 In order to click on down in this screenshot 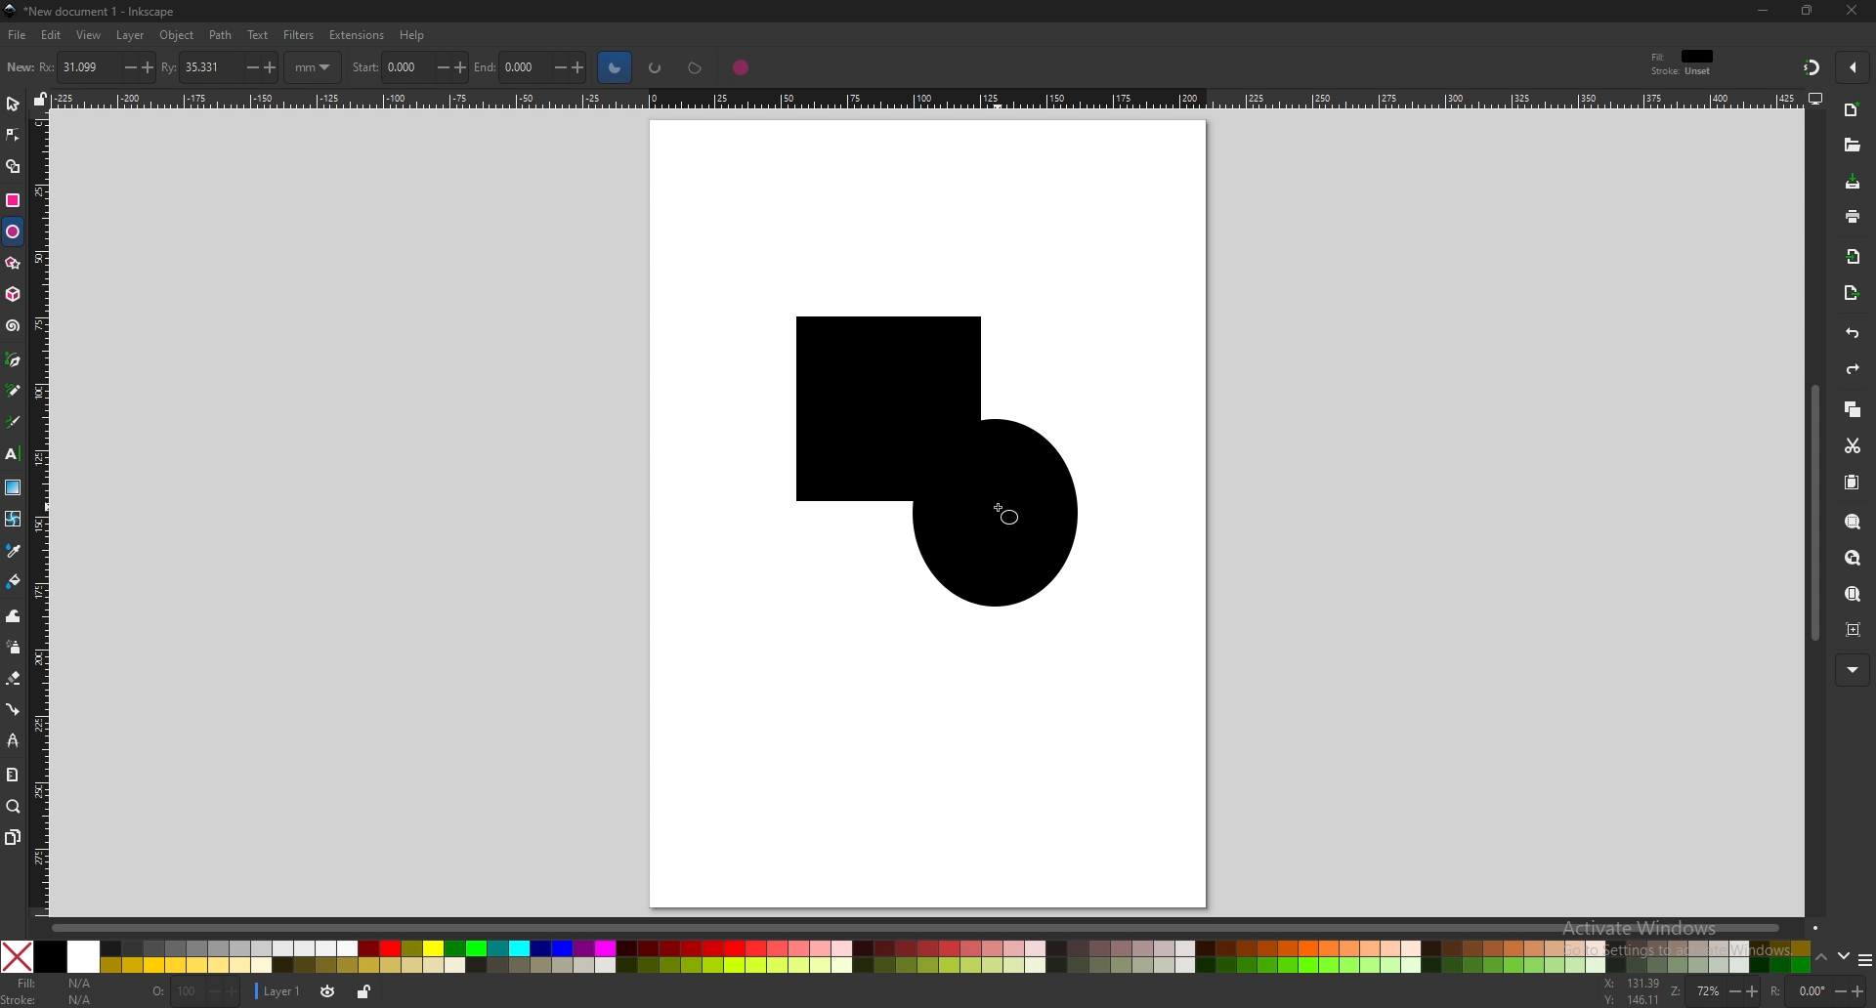, I will do `click(1846, 959)`.